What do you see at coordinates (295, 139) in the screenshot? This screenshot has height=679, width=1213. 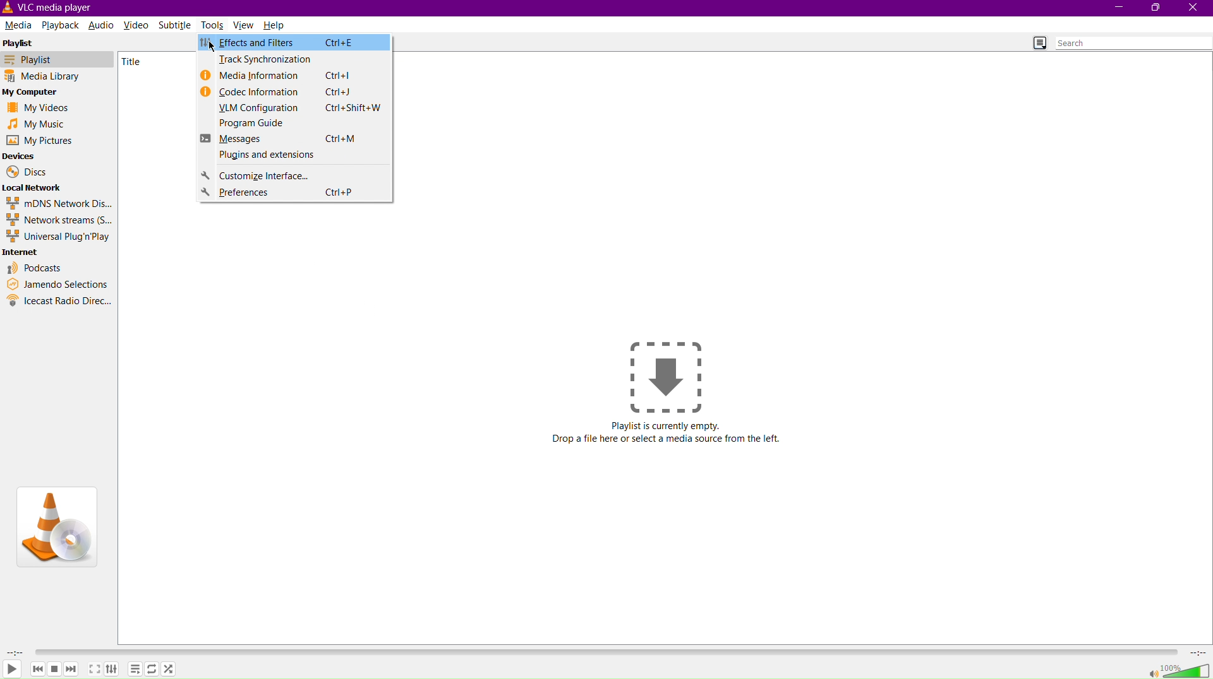 I see `Messages Ctrl + M` at bounding box center [295, 139].